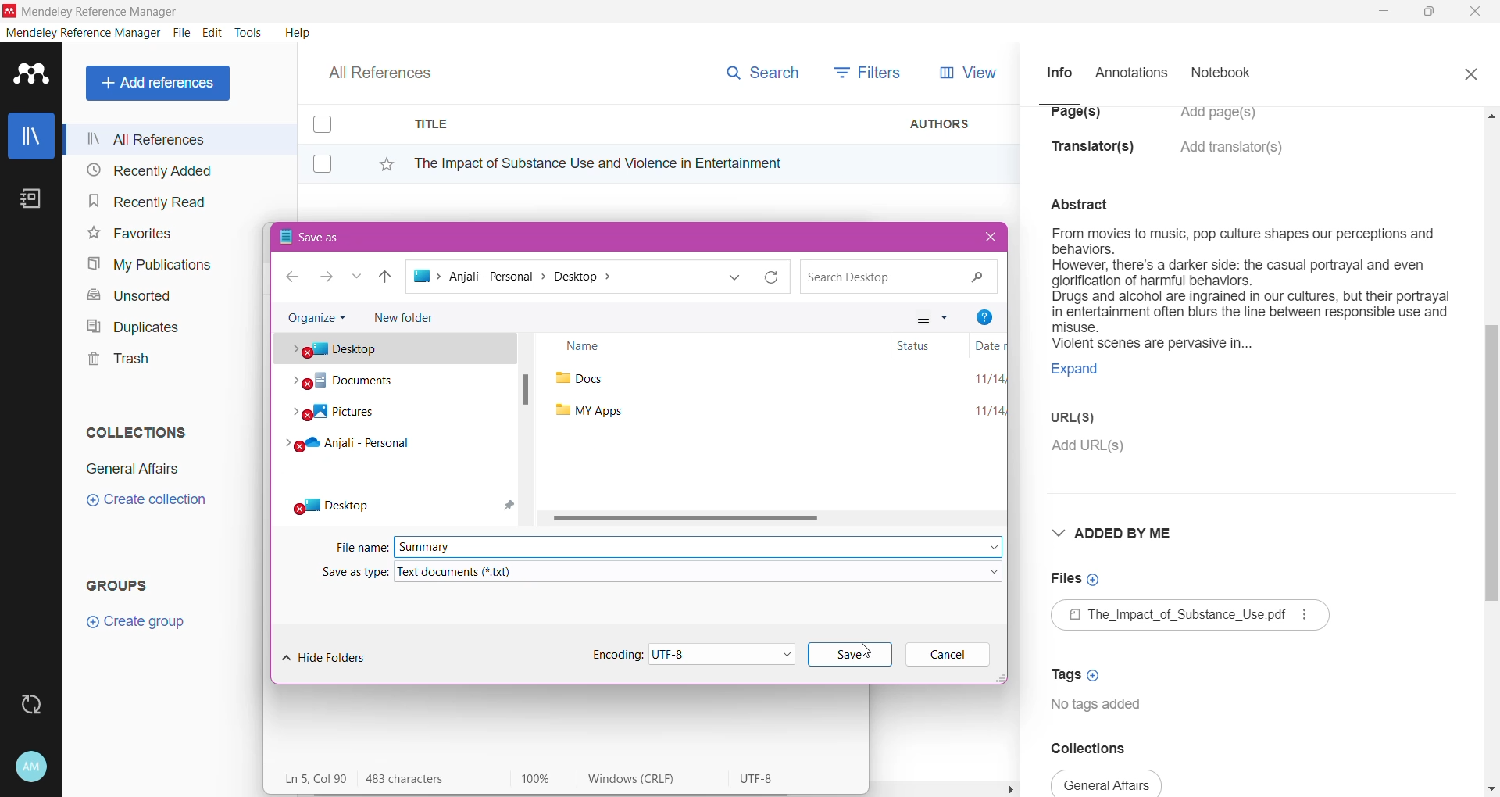 The width and height of the screenshot is (1500, 797). What do you see at coordinates (398, 352) in the screenshot?
I see `Desktop` at bounding box center [398, 352].